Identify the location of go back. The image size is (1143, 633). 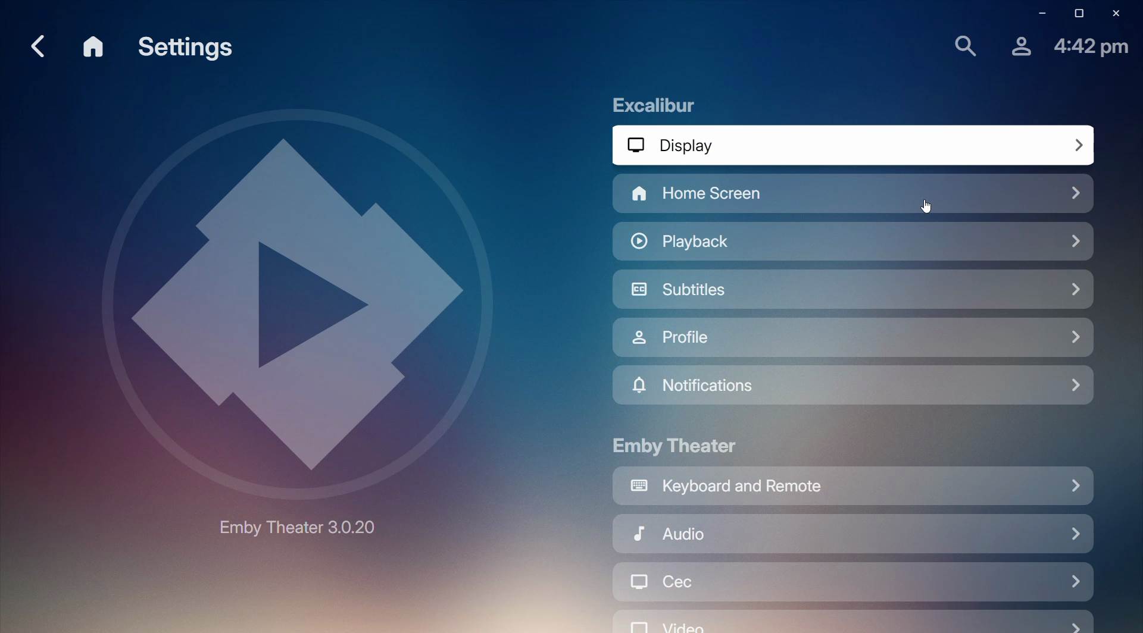
(43, 46).